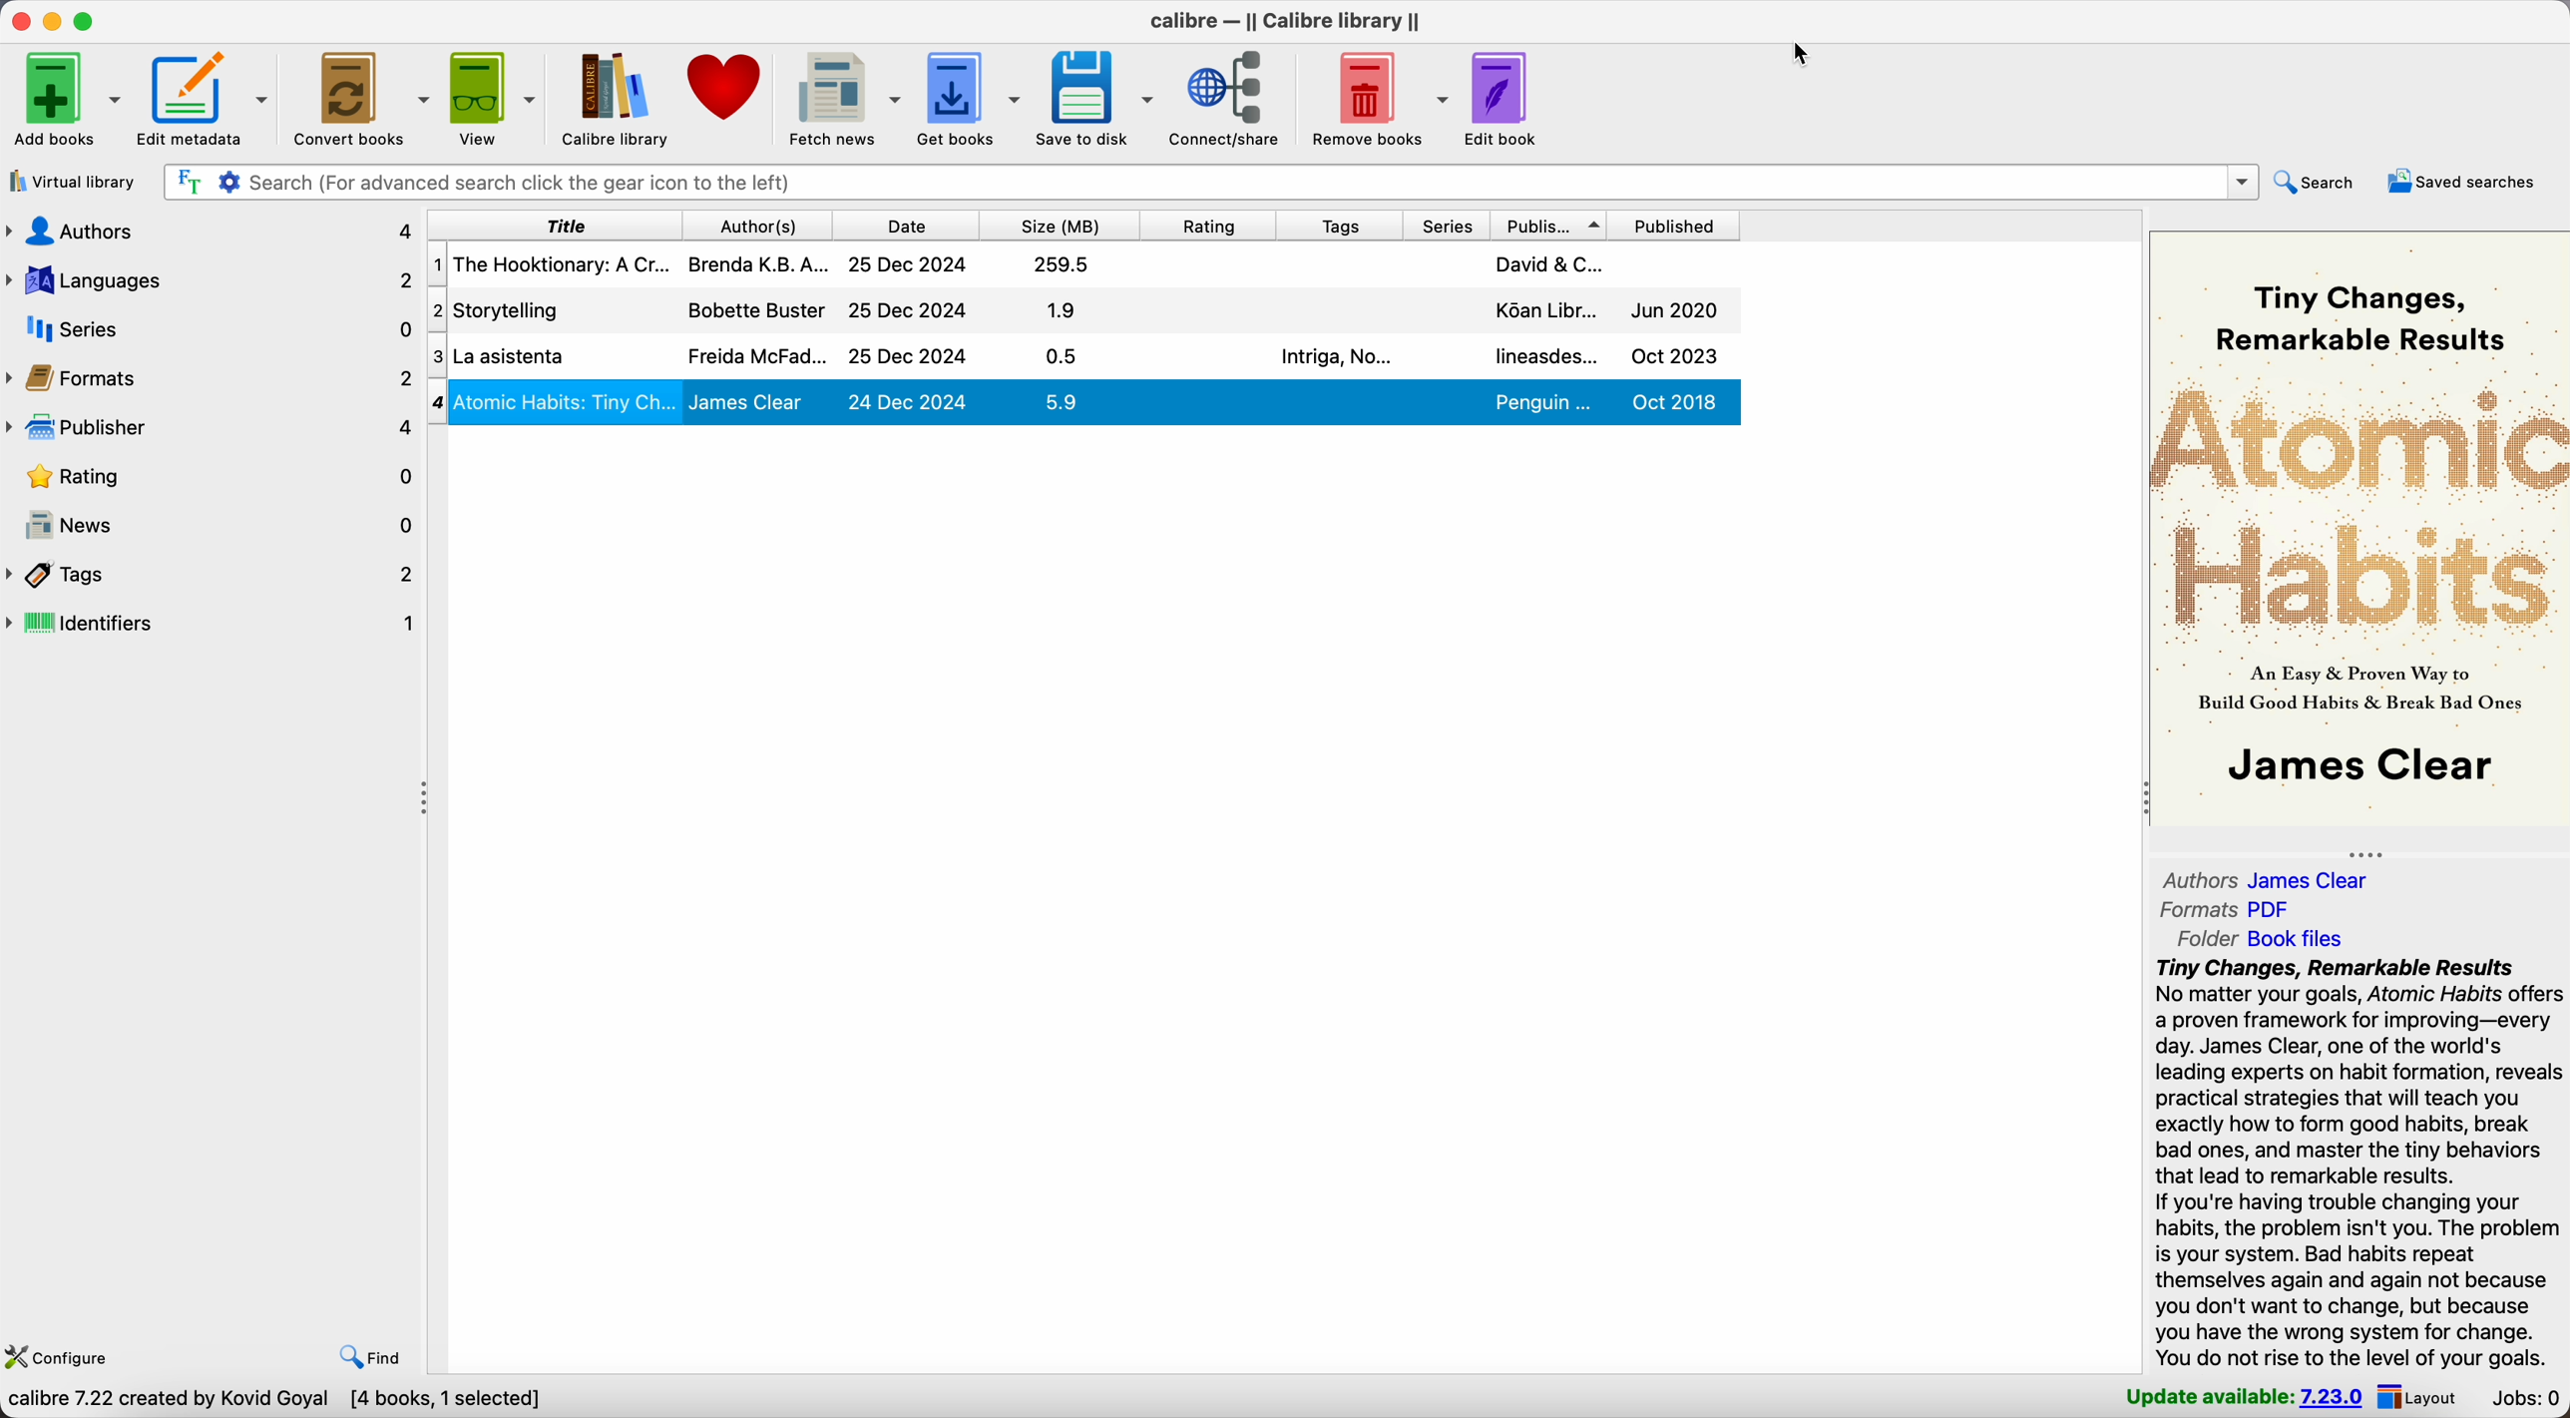 The height and width of the screenshot is (1418, 2570). I want to click on the hooktionary: ACr..., so click(561, 263).